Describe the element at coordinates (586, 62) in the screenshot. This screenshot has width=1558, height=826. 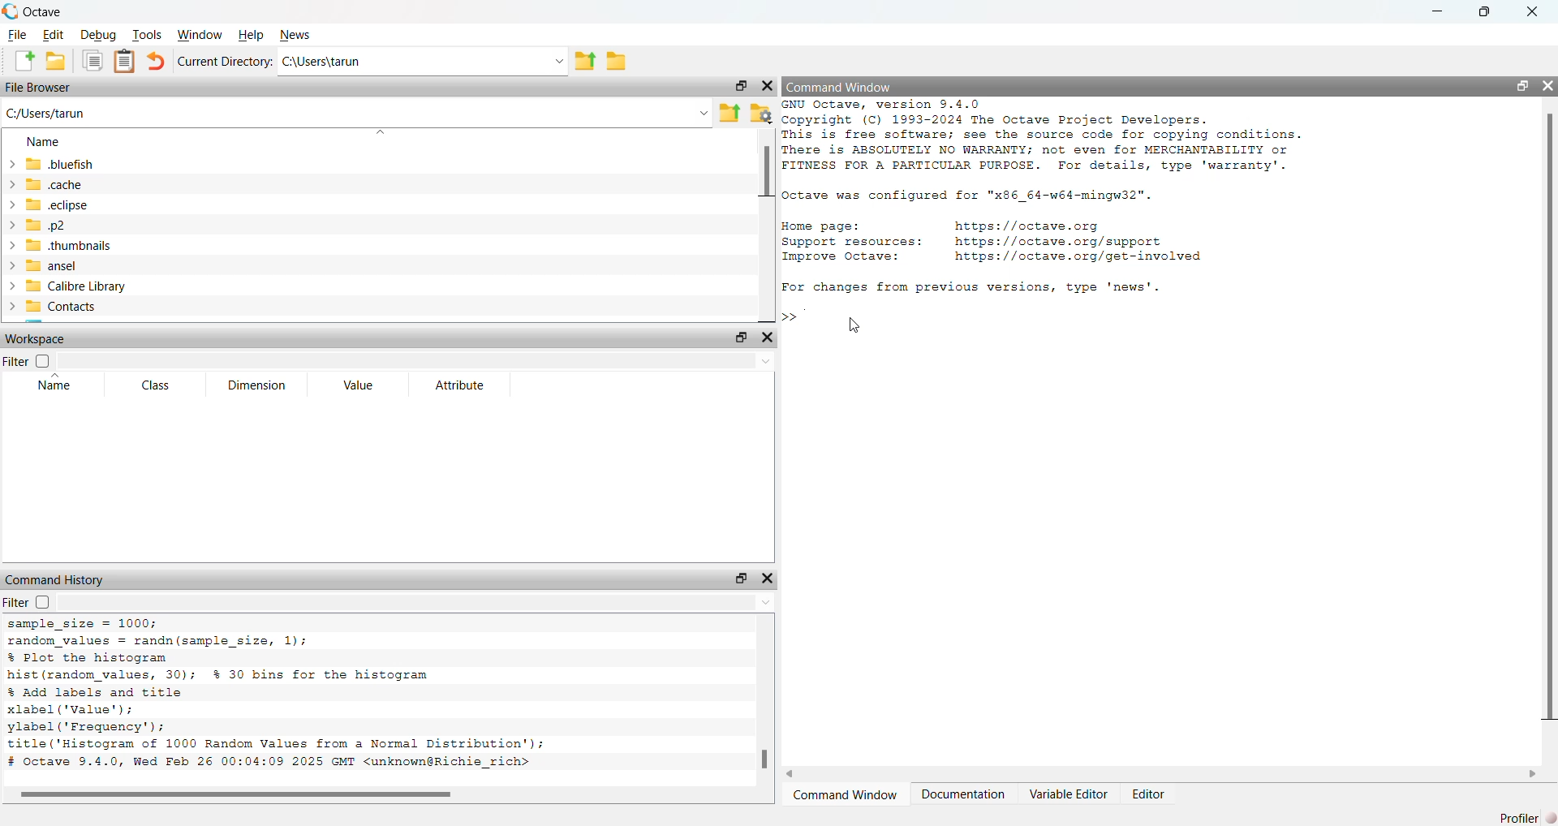
I see `Previous Folder` at that location.